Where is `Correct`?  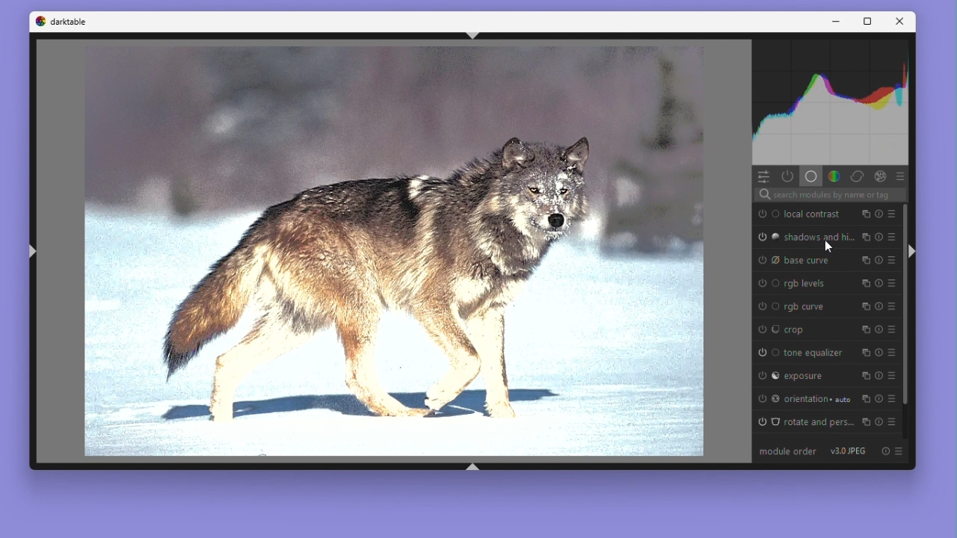
Correct is located at coordinates (856, 176).